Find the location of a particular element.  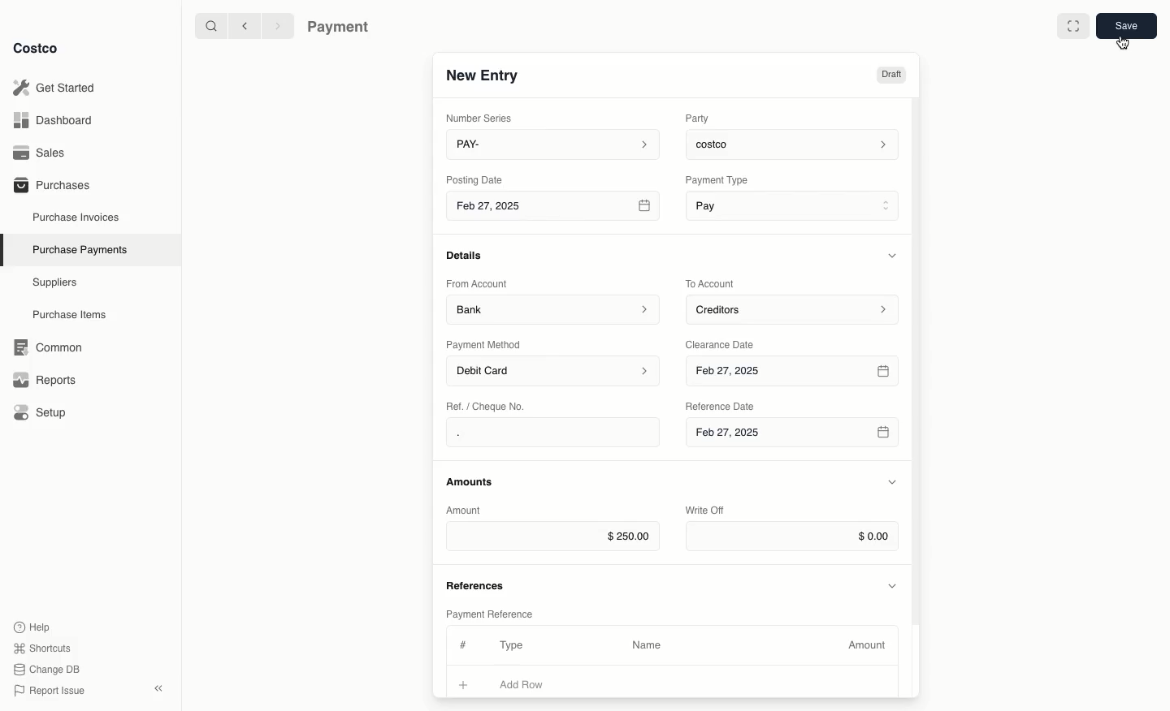

Amounts is located at coordinates (471, 481).